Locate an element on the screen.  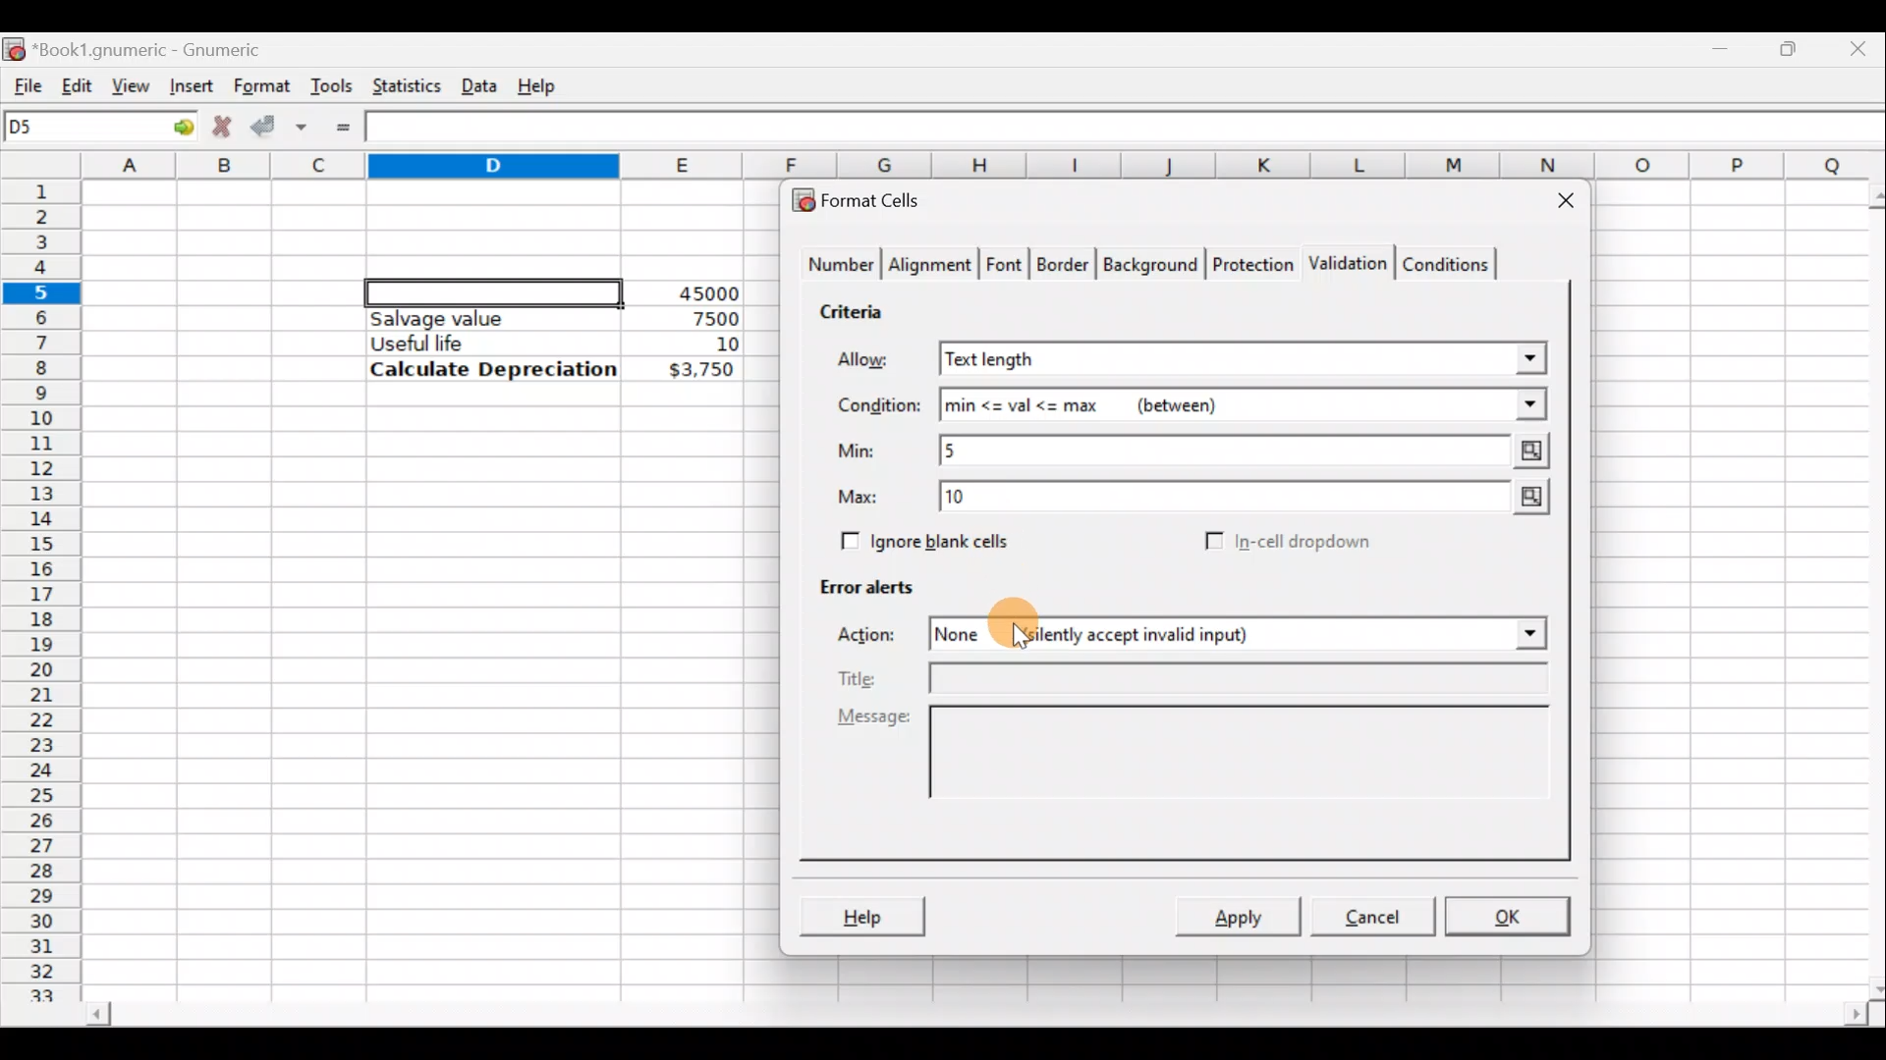
In-cell dropdown is located at coordinates (1307, 542).